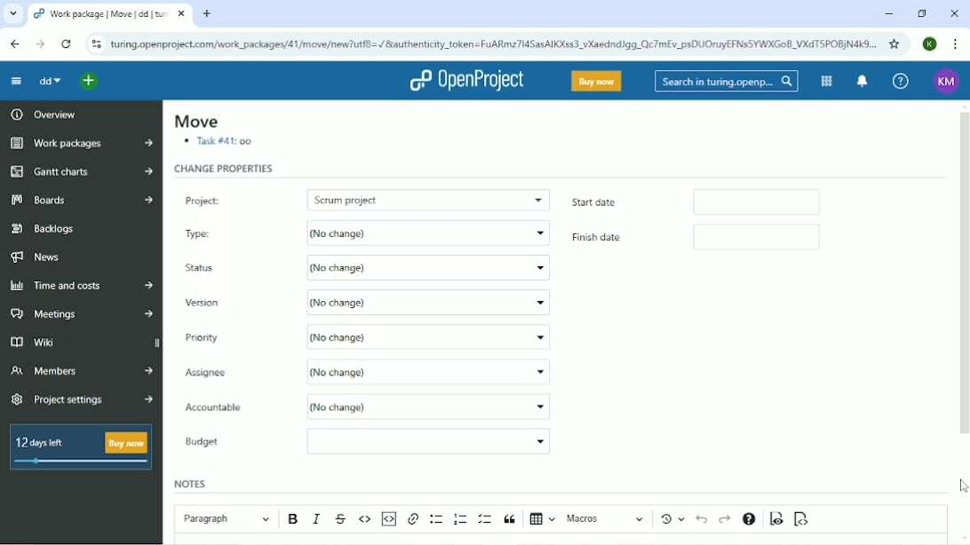 The width and height of the screenshot is (970, 545). Describe the element at coordinates (204, 269) in the screenshot. I see `Status` at that location.